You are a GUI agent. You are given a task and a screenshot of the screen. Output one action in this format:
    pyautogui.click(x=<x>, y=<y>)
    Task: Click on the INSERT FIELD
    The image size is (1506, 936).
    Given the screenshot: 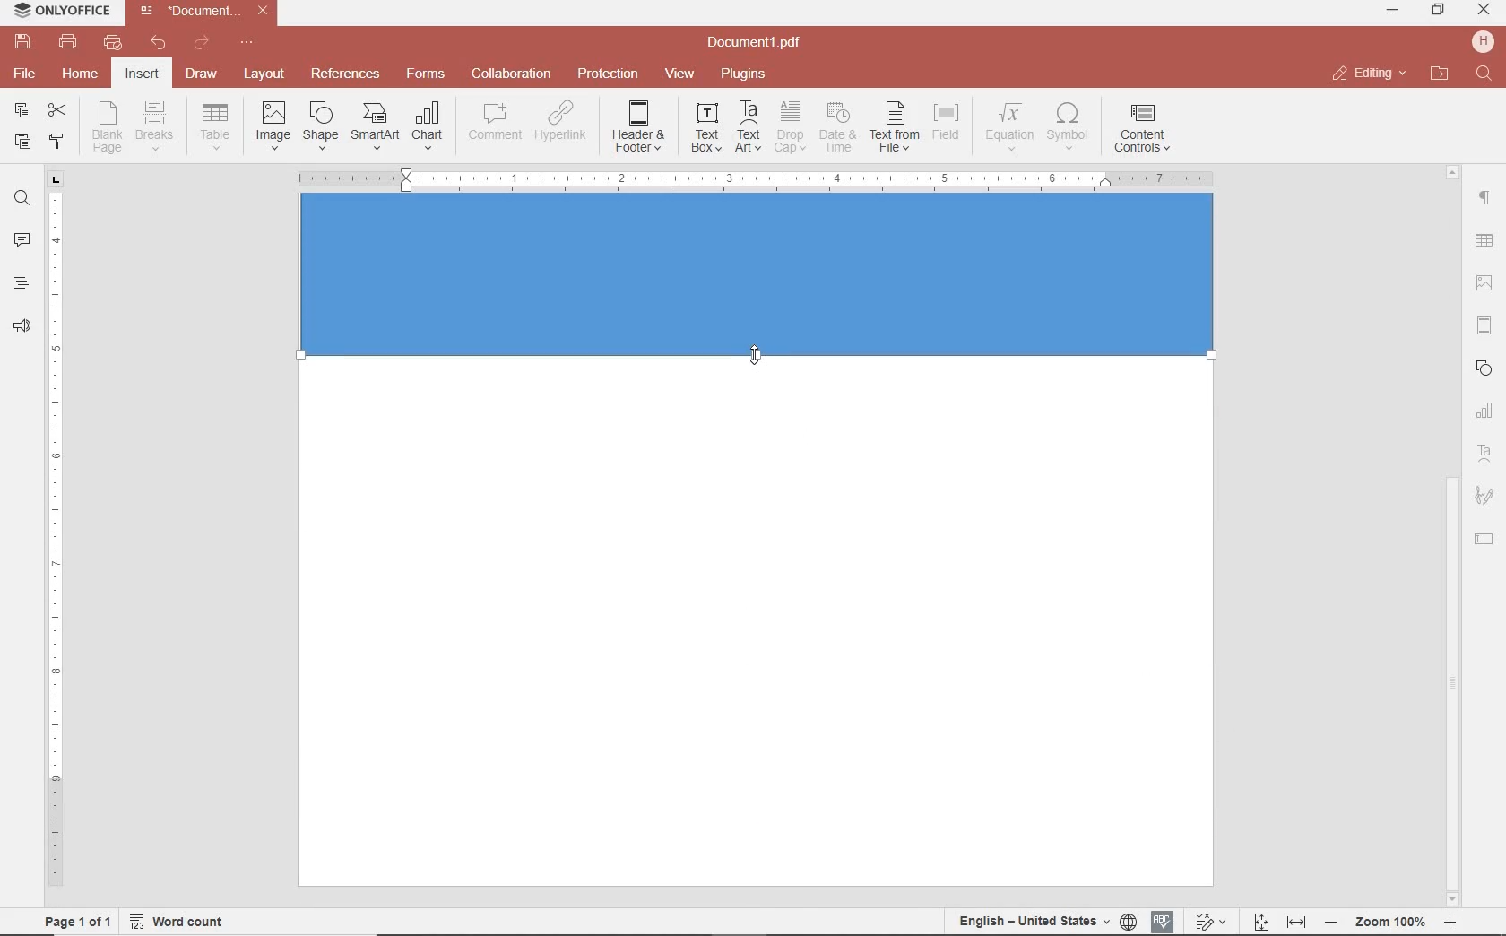 What is the action you would take?
    pyautogui.click(x=948, y=122)
    